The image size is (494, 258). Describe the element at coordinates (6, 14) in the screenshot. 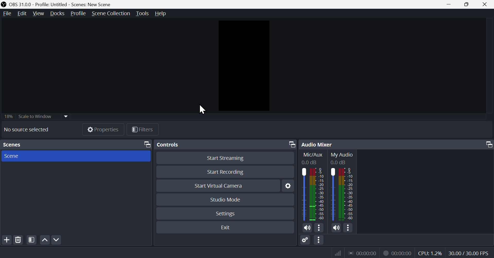

I see `File` at that location.